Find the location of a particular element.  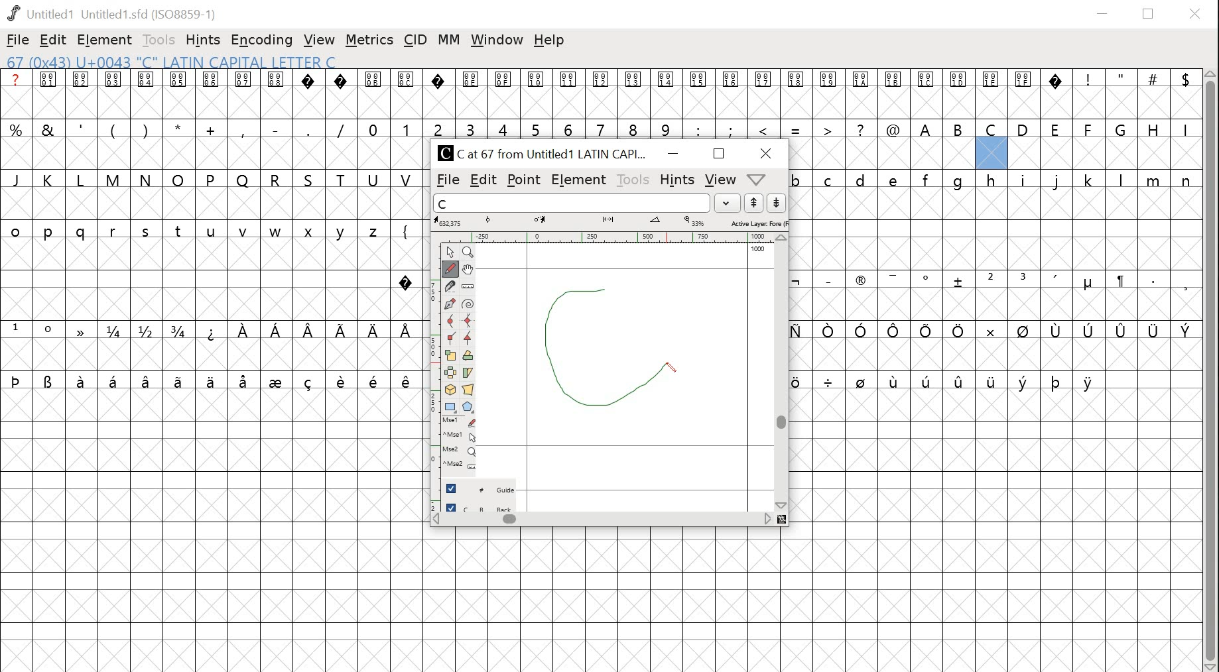

mouse wheel + Ctrl is located at coordinates (461, 467).